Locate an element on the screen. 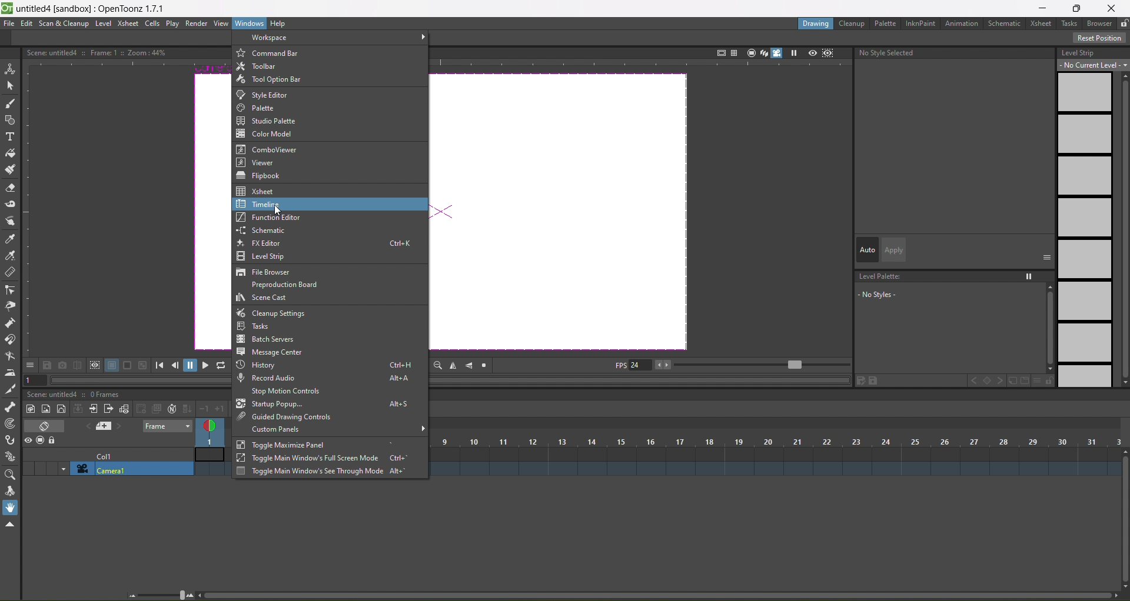 The width and height of the screenshot is (1130, 601). command bar is located at coordinates (270, 54).